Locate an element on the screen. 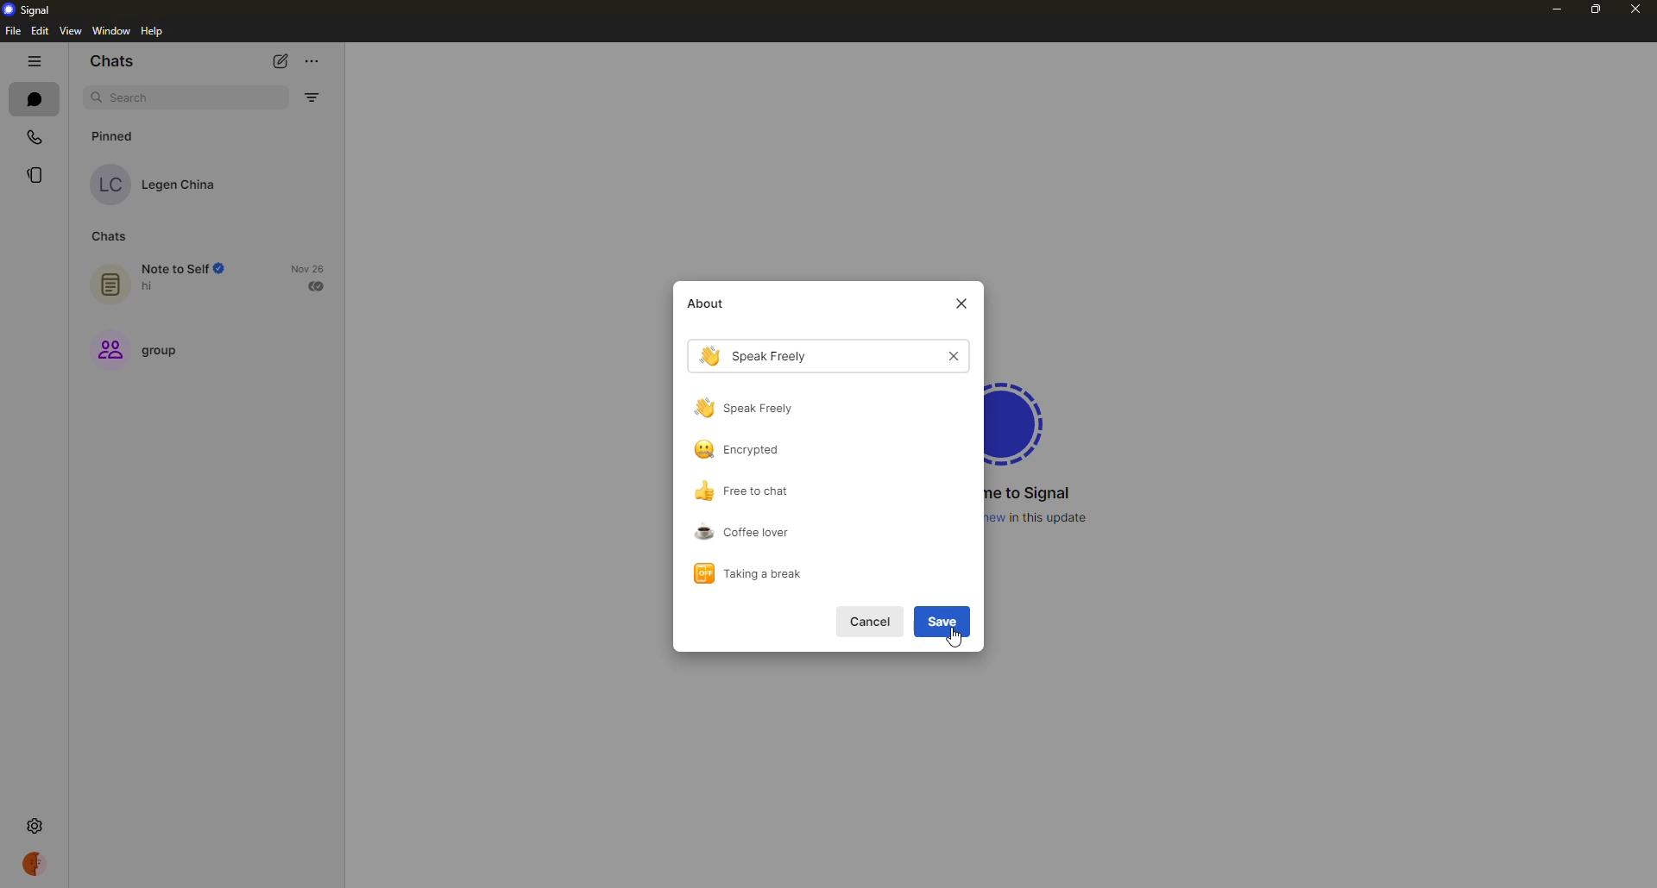  settings is located at coordinates (35, 824).